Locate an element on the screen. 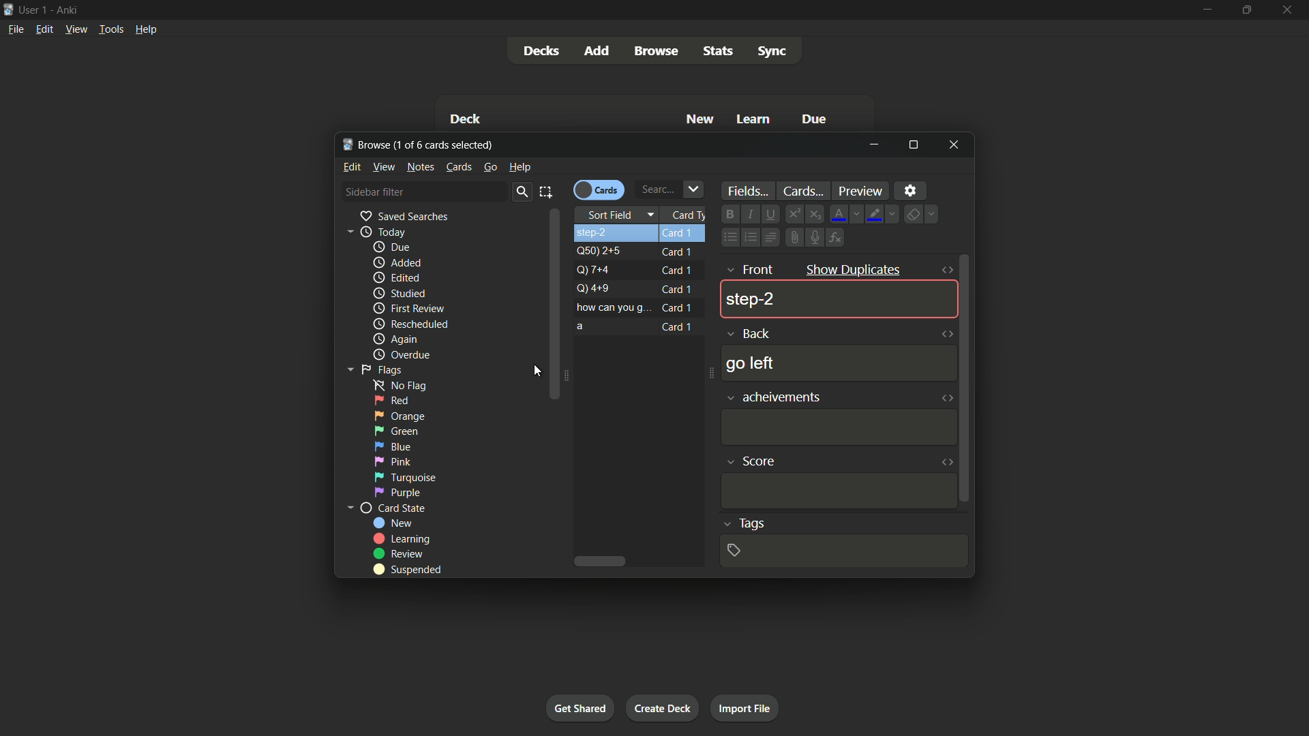 The image size is (1309, 736). Tags is located at coordinates (742, 524).